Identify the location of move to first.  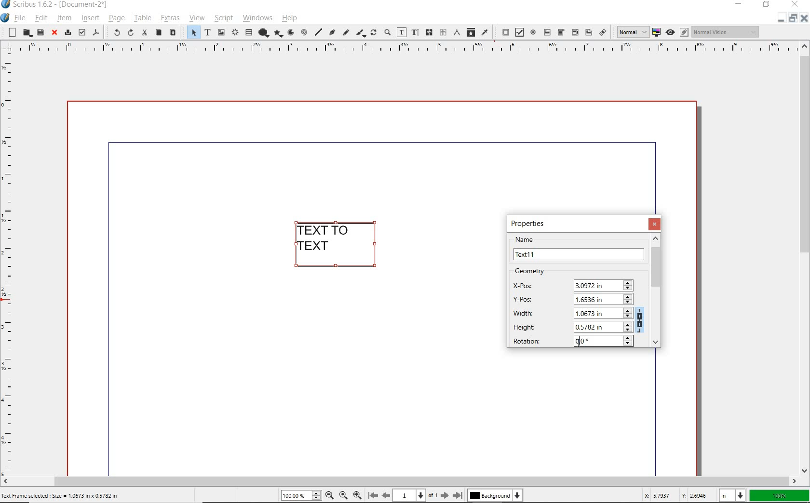
(373, 496).